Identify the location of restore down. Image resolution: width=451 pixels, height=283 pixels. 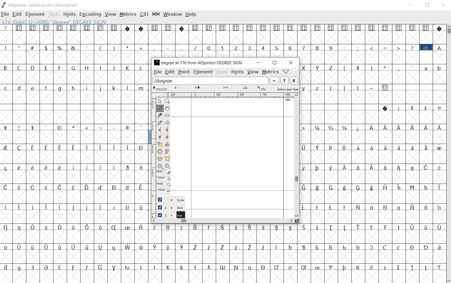
(274, 63).